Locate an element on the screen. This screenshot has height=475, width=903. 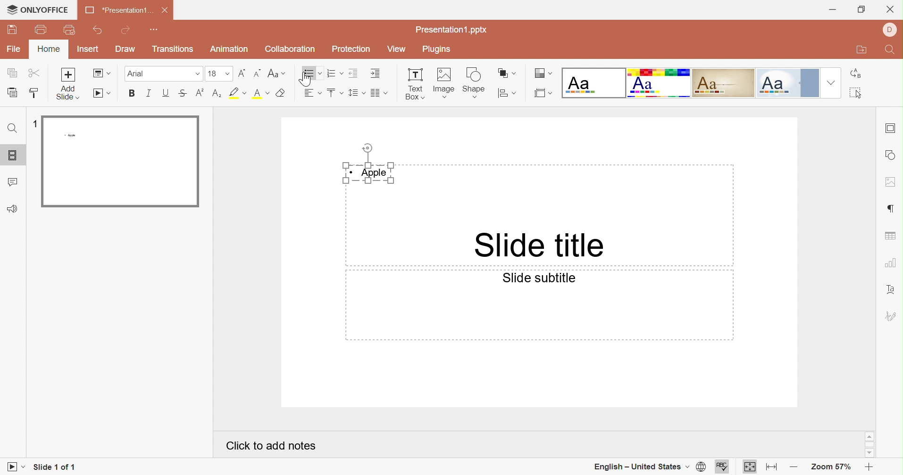
Drop Down is located at coordinates (830, 82).